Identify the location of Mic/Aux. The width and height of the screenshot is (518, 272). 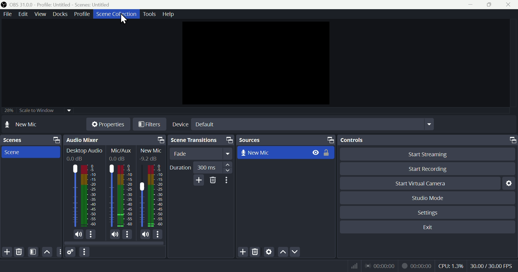
(126, 196).